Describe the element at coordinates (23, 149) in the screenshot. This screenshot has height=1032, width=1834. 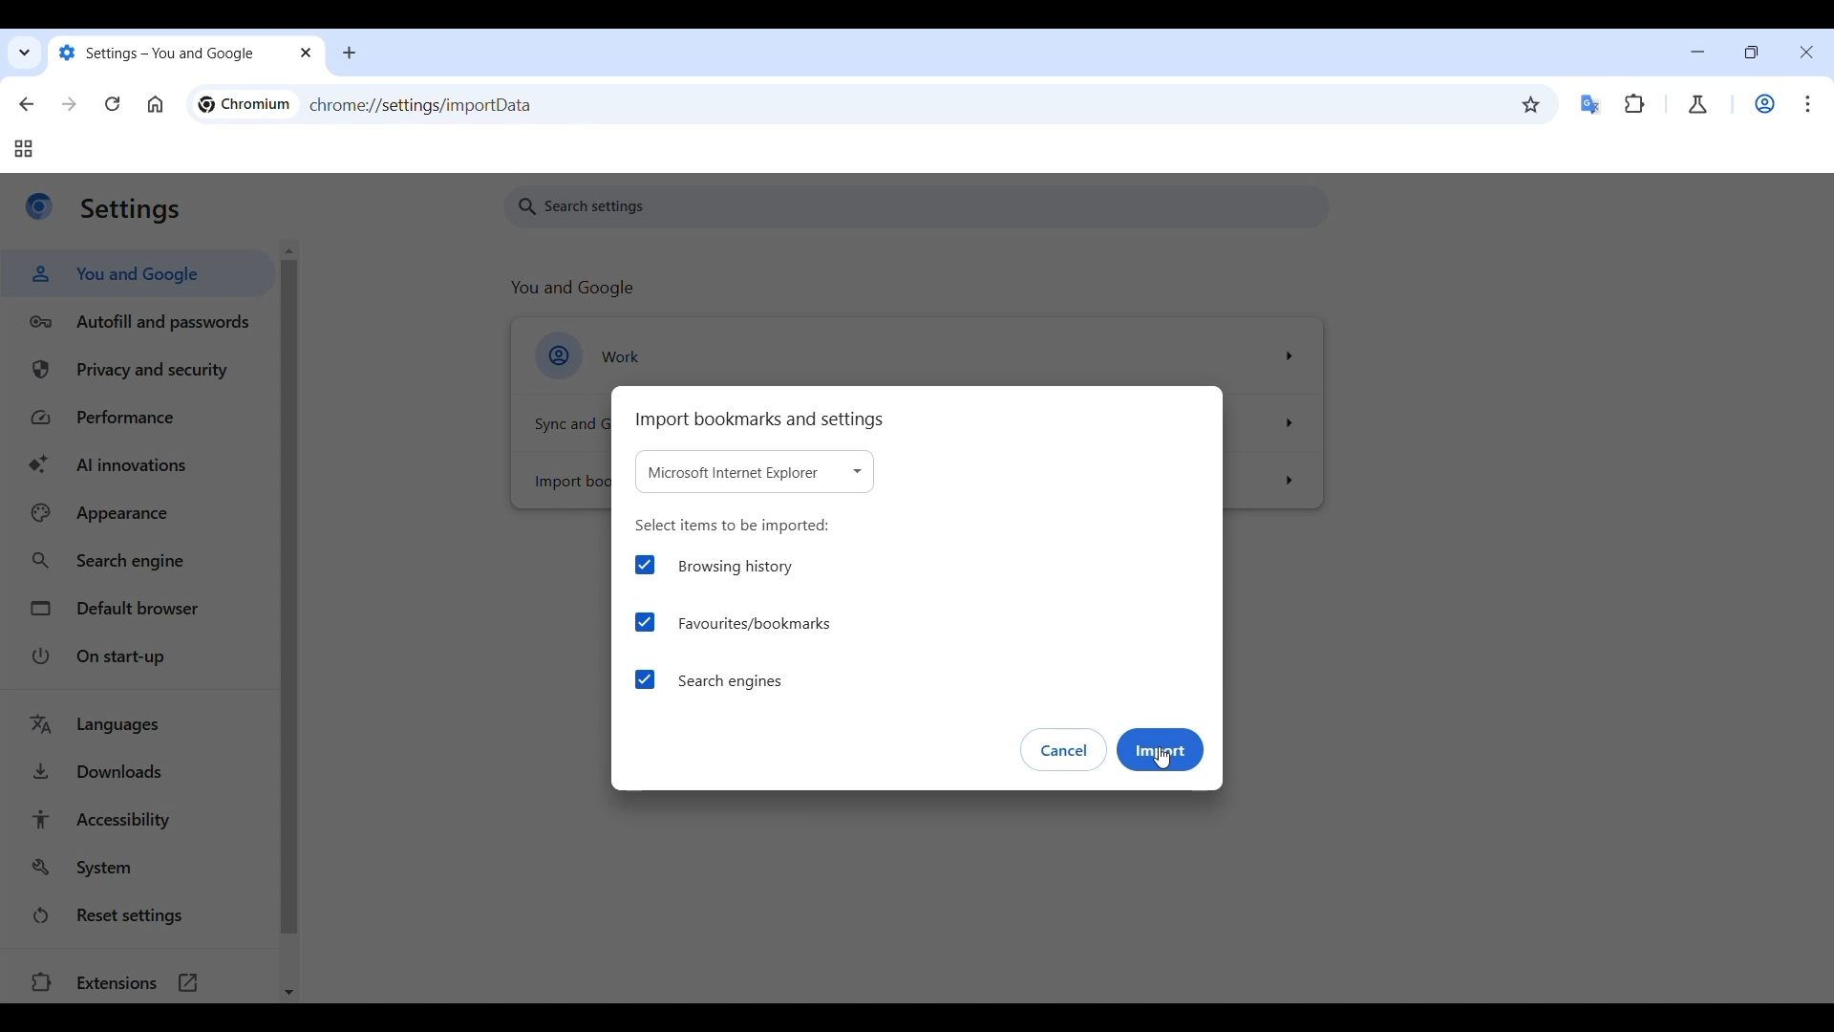
I see `Tab groups` at that location.